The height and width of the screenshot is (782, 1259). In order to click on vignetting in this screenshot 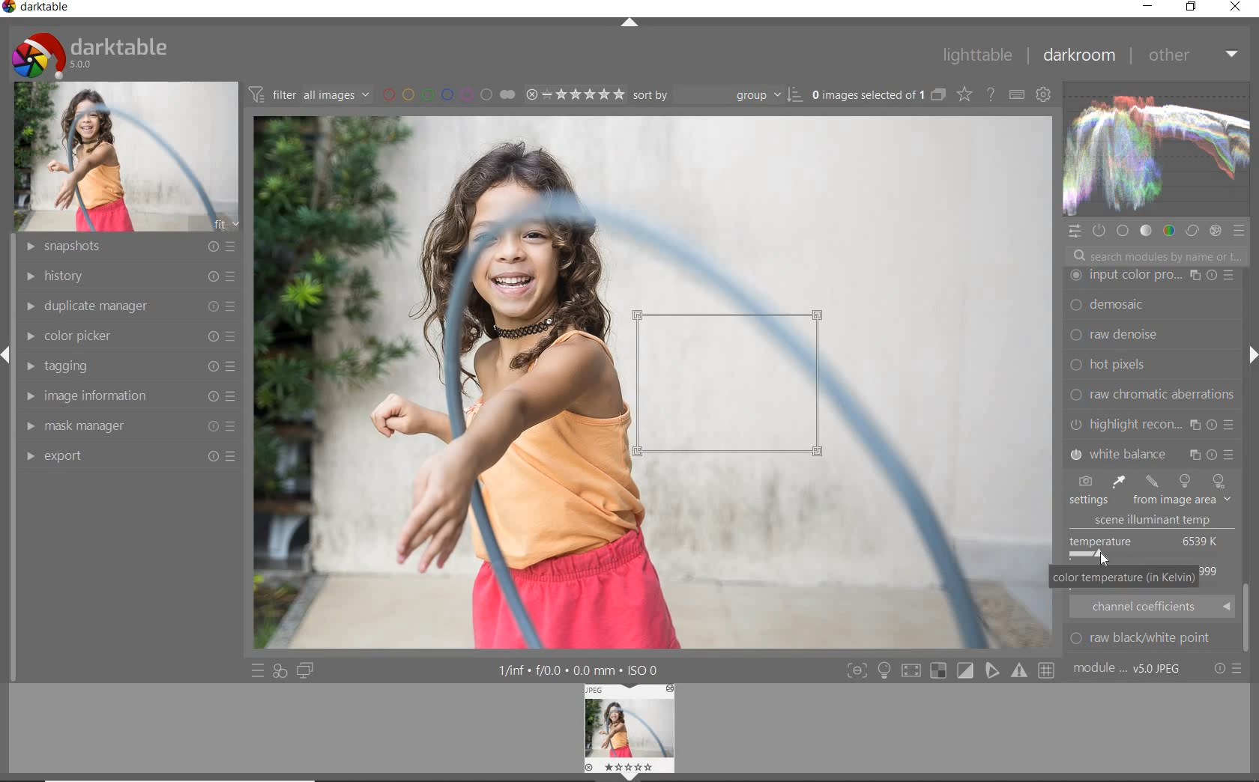, I will do `click(1151, 424)`.